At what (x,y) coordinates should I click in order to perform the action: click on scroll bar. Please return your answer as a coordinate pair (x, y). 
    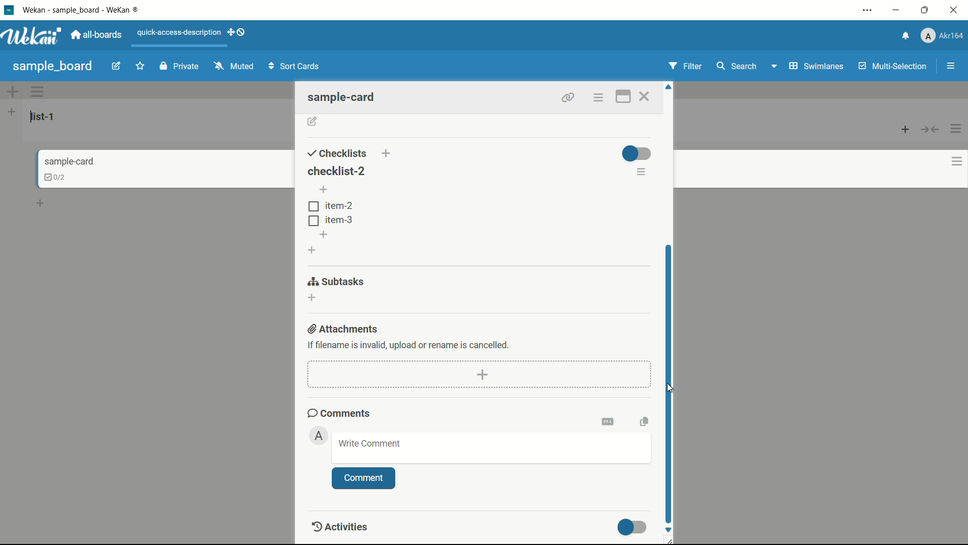
    Looking at the image, I should click on (671, 383).